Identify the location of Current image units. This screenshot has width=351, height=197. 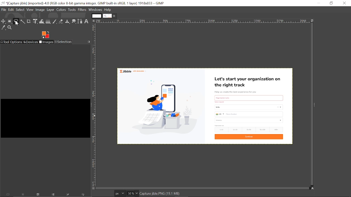
(120, 193).